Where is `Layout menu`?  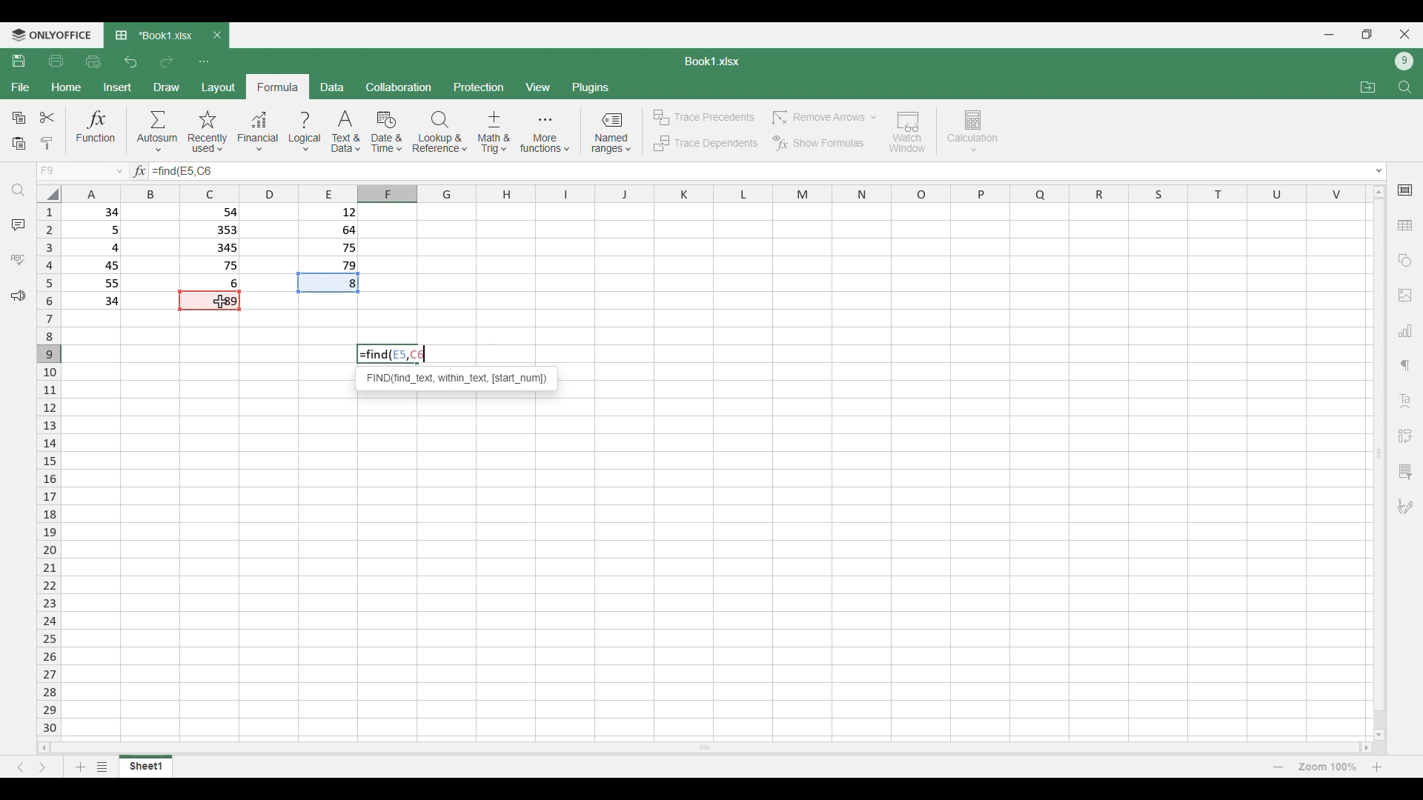 Layout menu is located at coordinates (219, 87).